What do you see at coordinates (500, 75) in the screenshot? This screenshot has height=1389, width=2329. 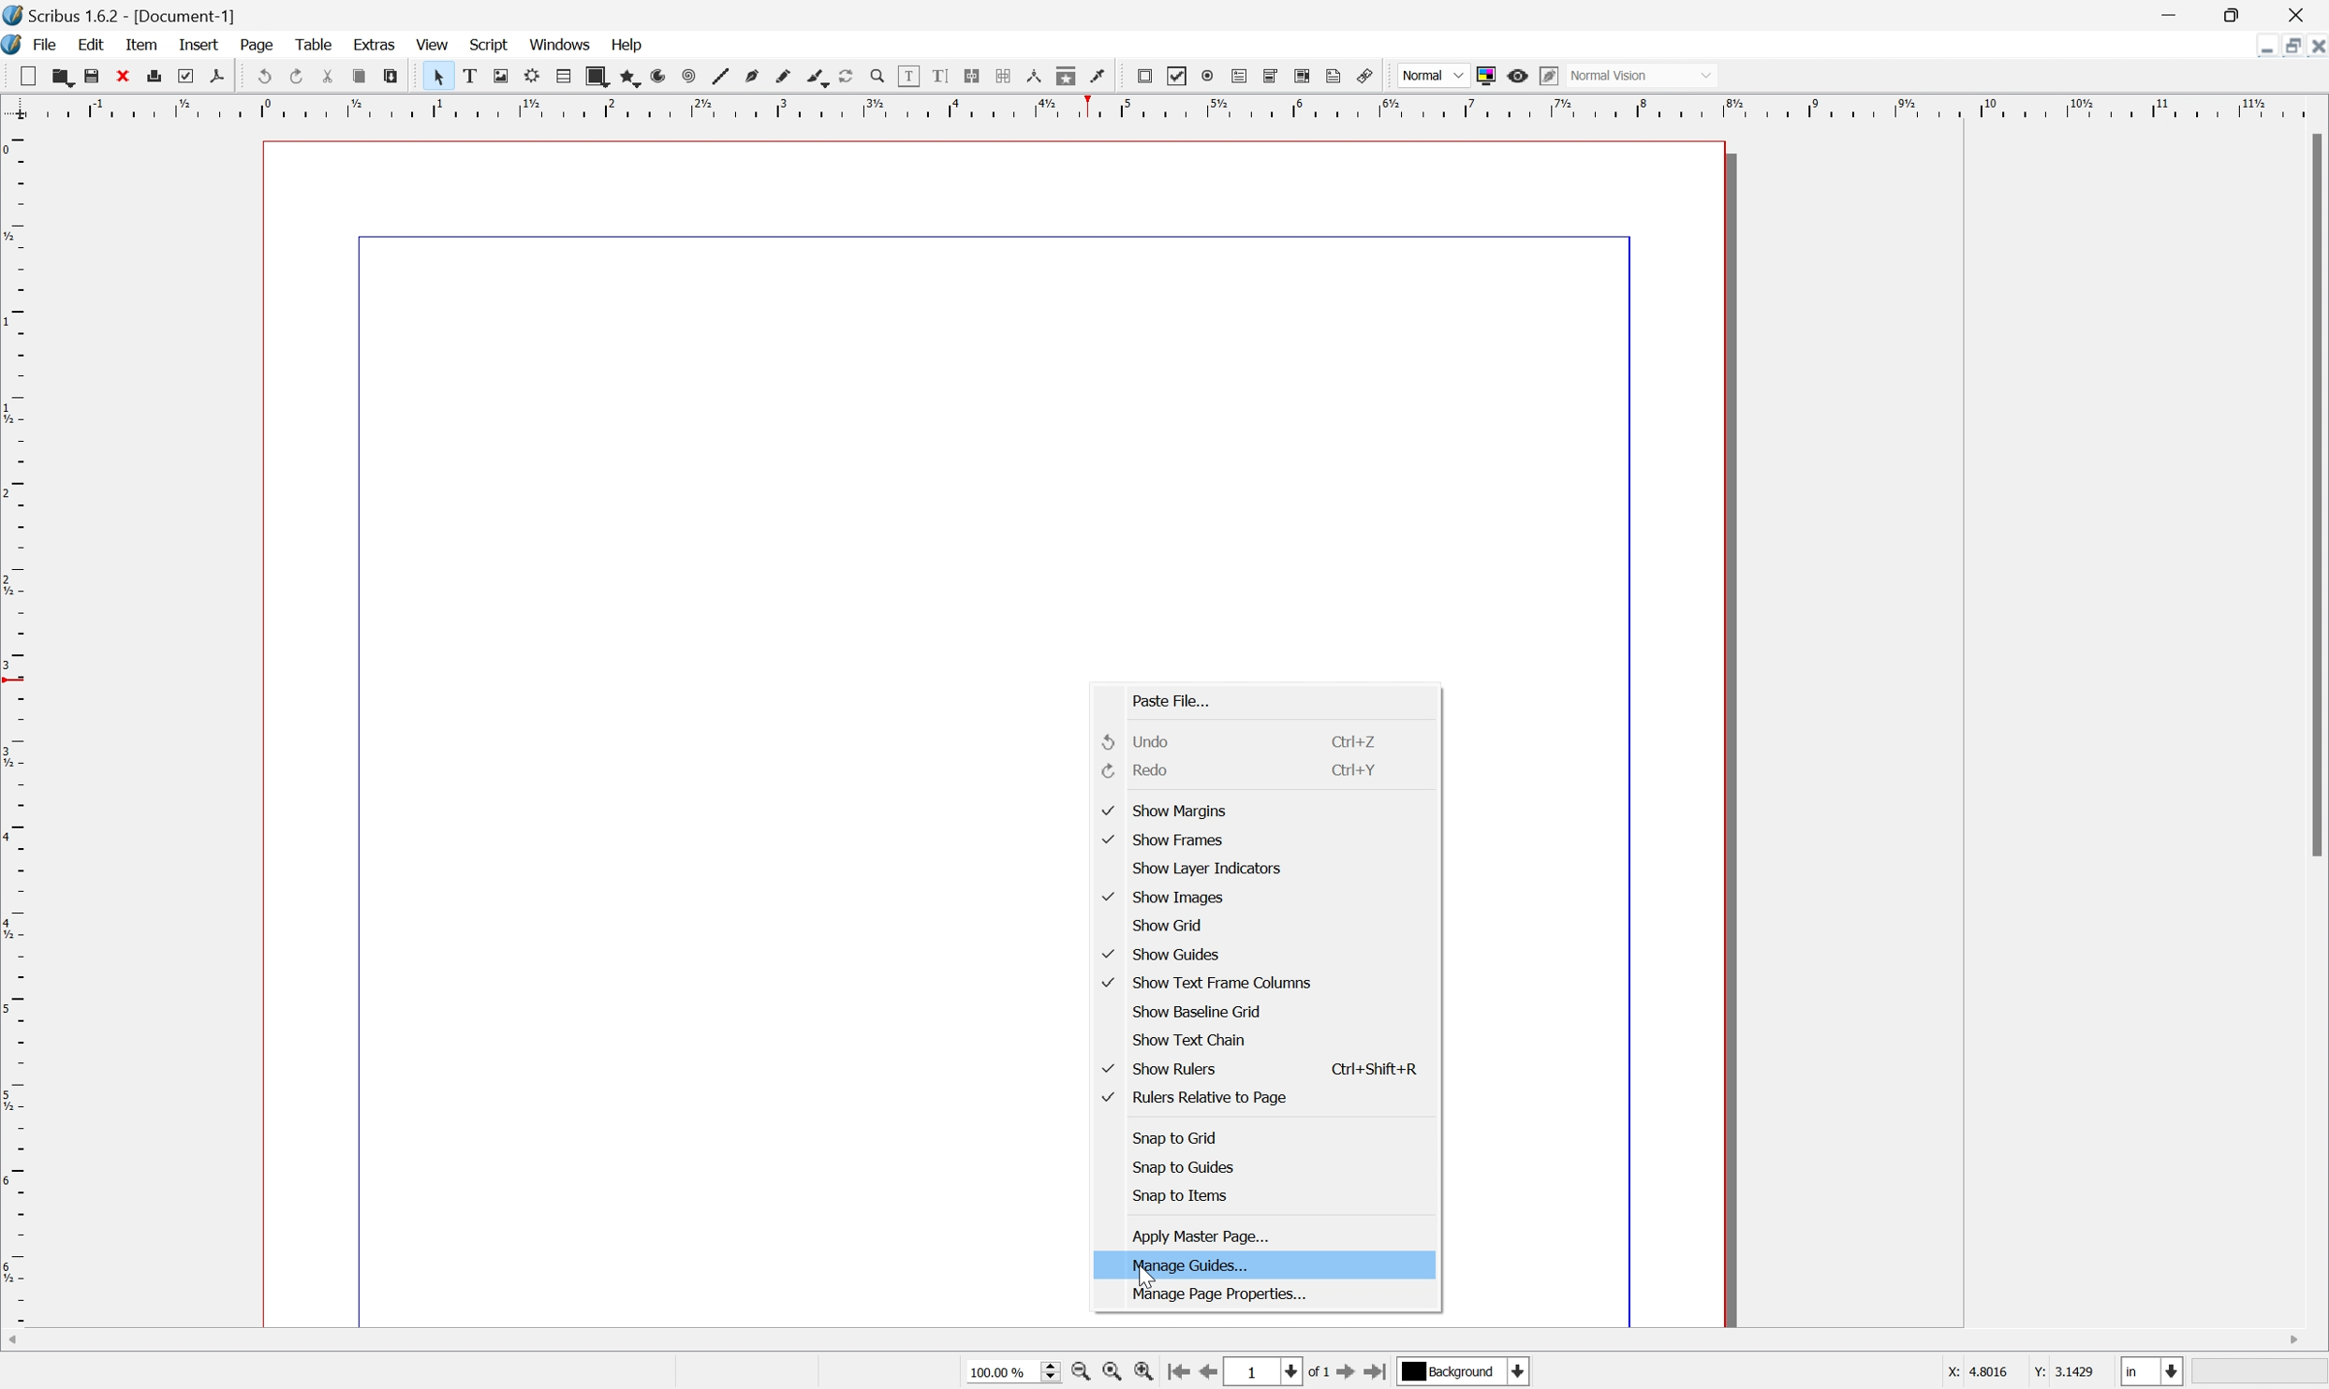 I see `image frame` at bounding box center [500, 75].